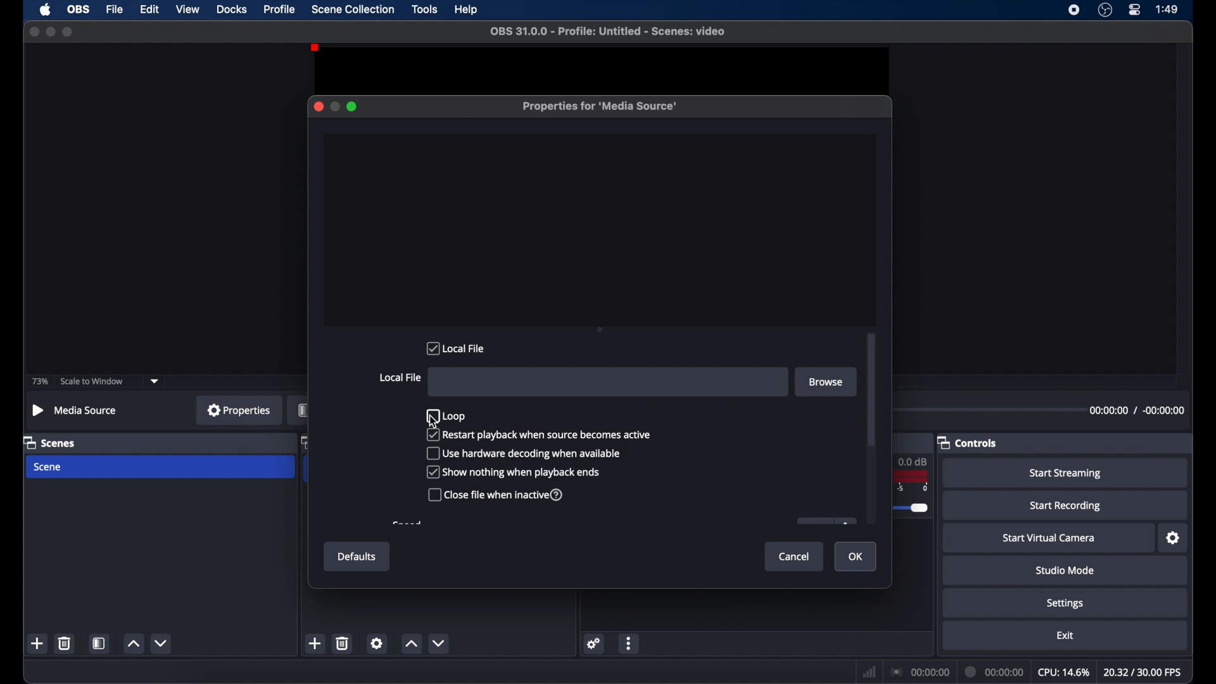 Image resolution: width=1216 pixels, height=684 pixels. I want to click on add, so click(38, 643).